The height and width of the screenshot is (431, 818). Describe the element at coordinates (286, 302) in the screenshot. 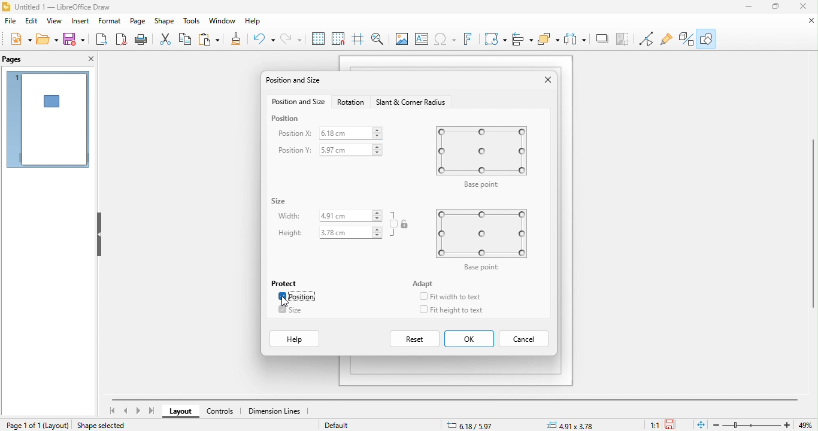

I see `cursor movement` at that location.